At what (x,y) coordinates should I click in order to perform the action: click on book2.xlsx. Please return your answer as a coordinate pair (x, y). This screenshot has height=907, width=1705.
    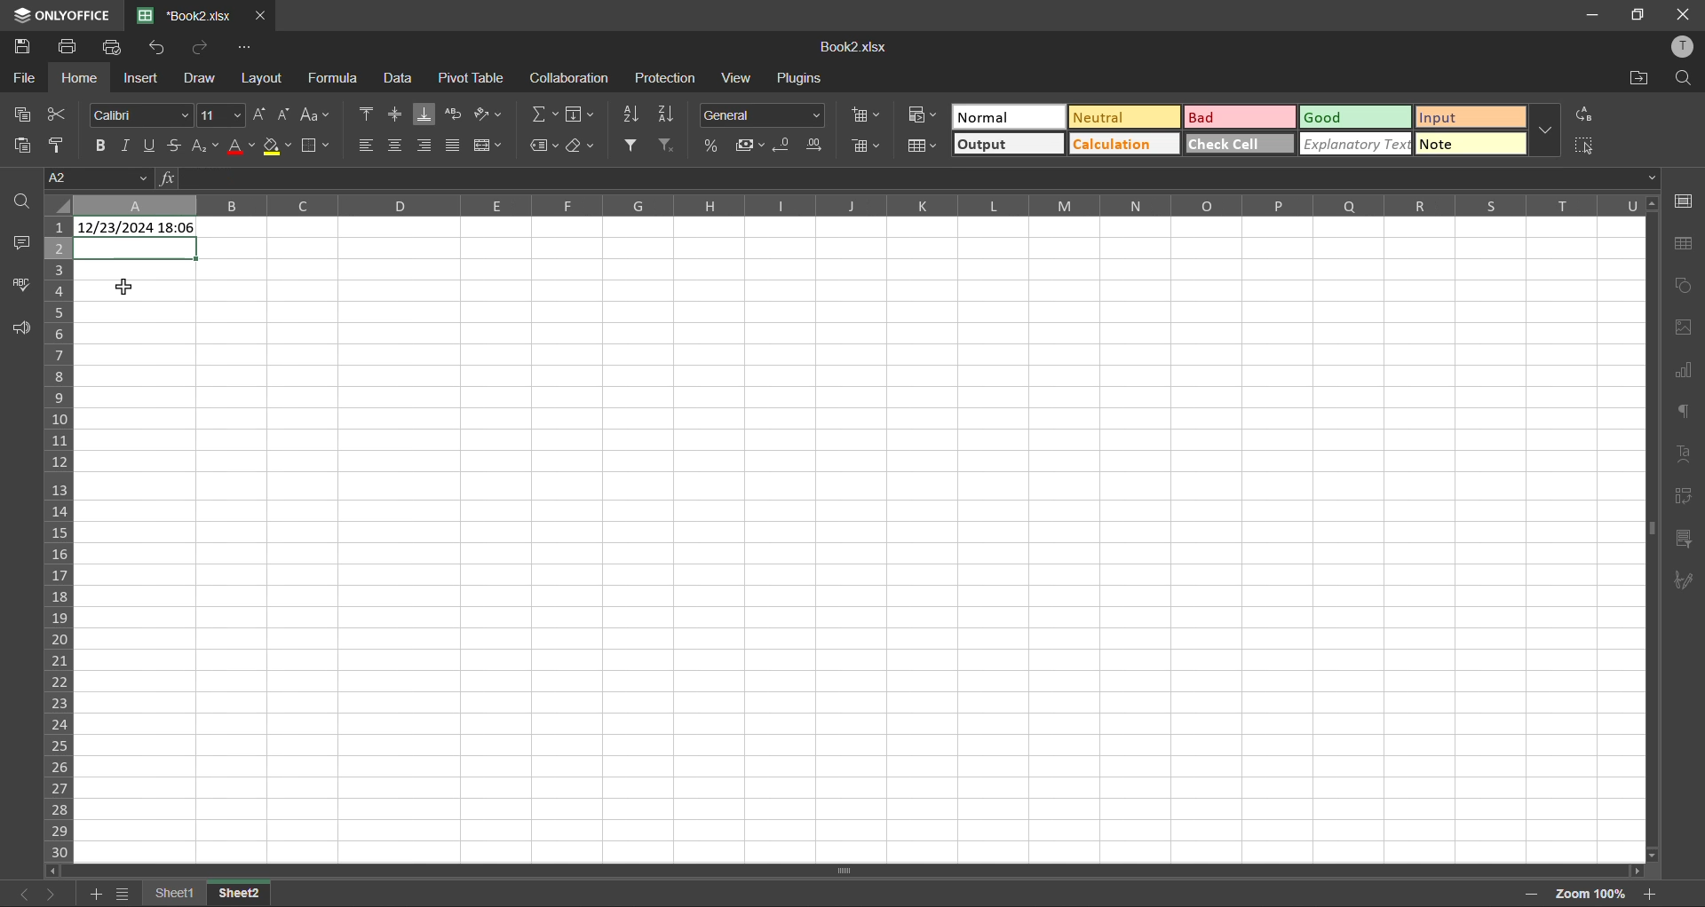
    Looking at the image, I should click on (852, 48).